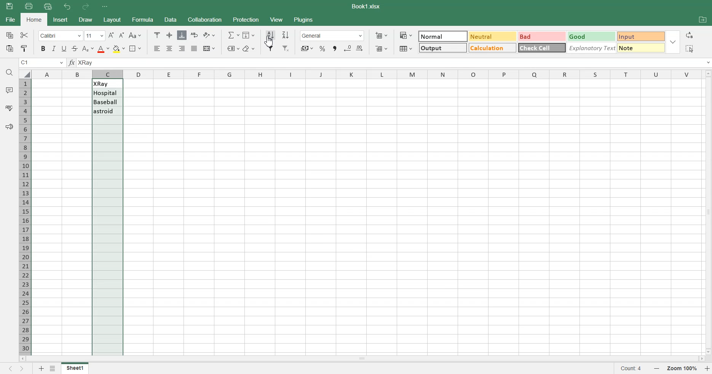  Describe the element at coordinates (158, 48) in the screenshot. I see ` Align Left` at that location.